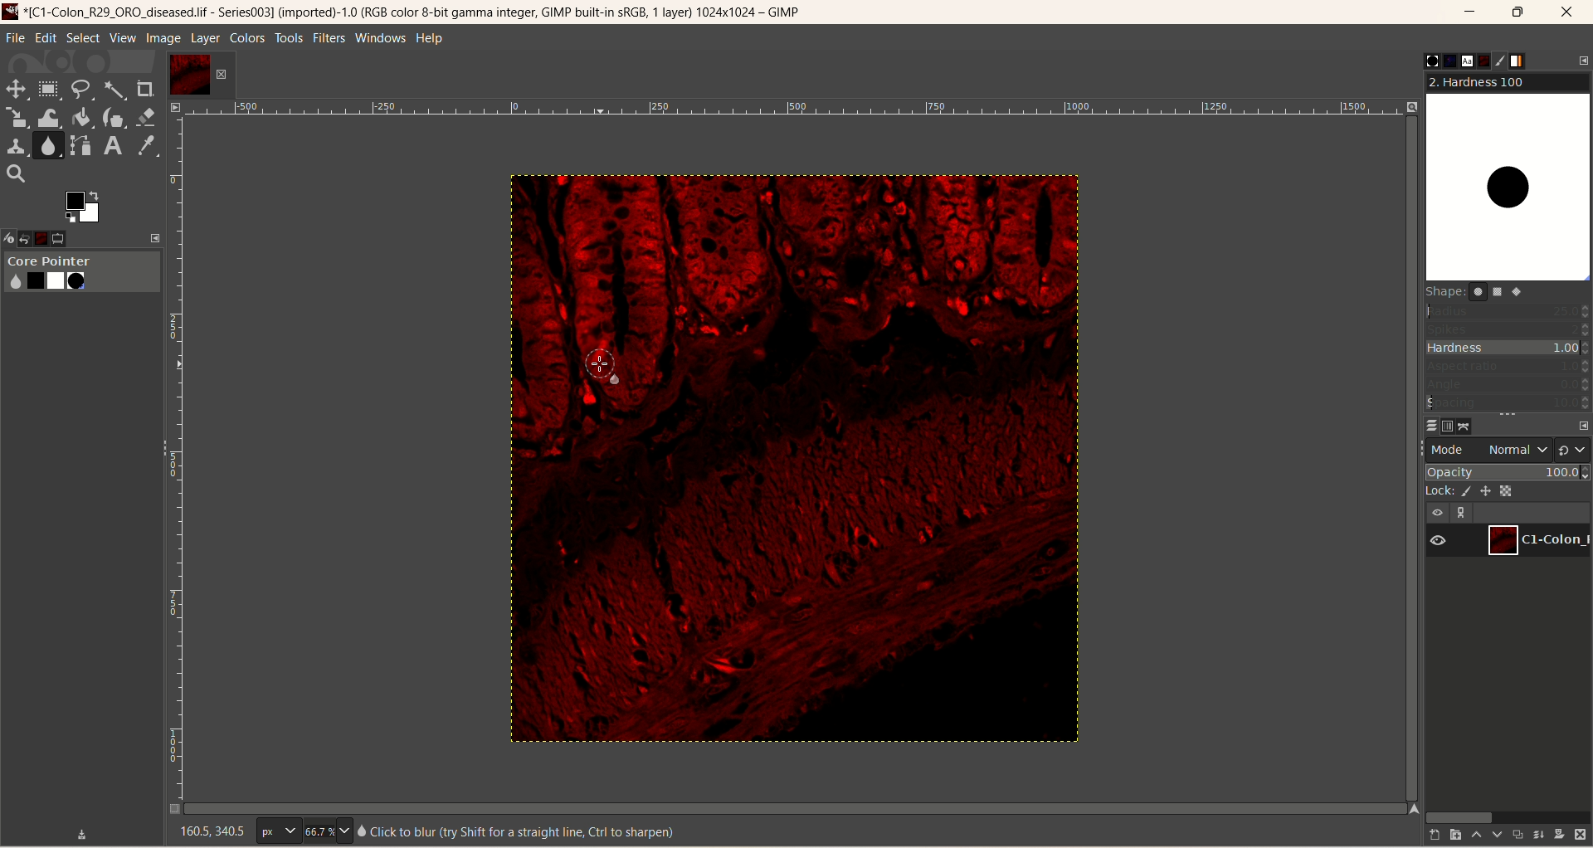  I want to click on help, so click(431, 40).